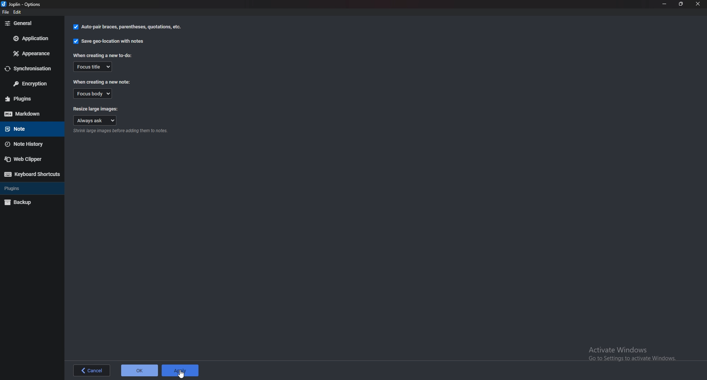 Image resolution: width=707 pixels, height=380 pixels. I want to click on options, so click(23, 4).